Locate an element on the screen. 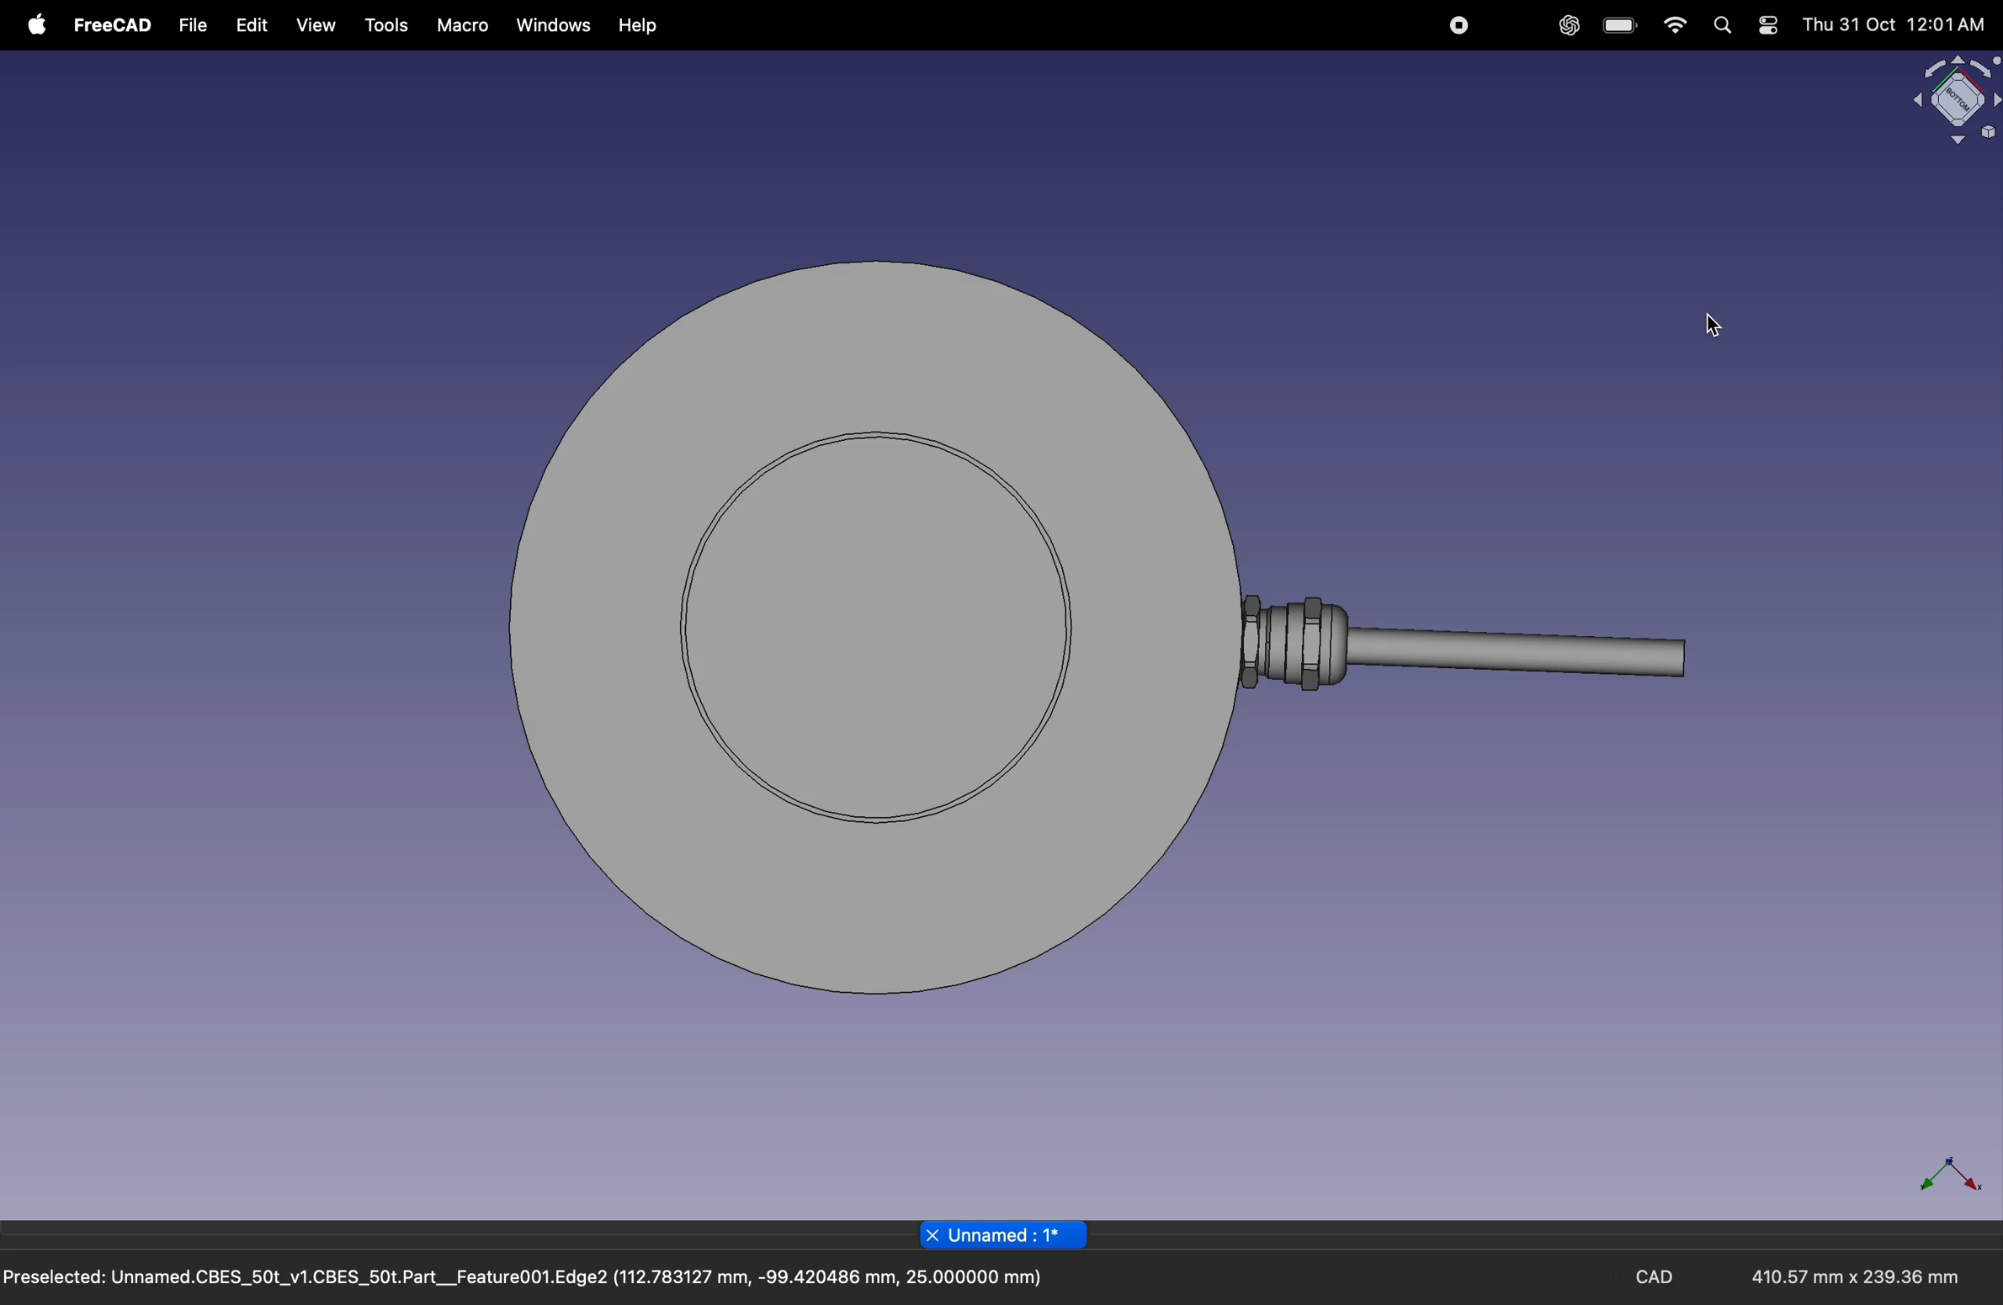 This screenshot has width=2003, height=1305. 410.57 mm x 239.36 mm is located at coordinates (1853, 1276).